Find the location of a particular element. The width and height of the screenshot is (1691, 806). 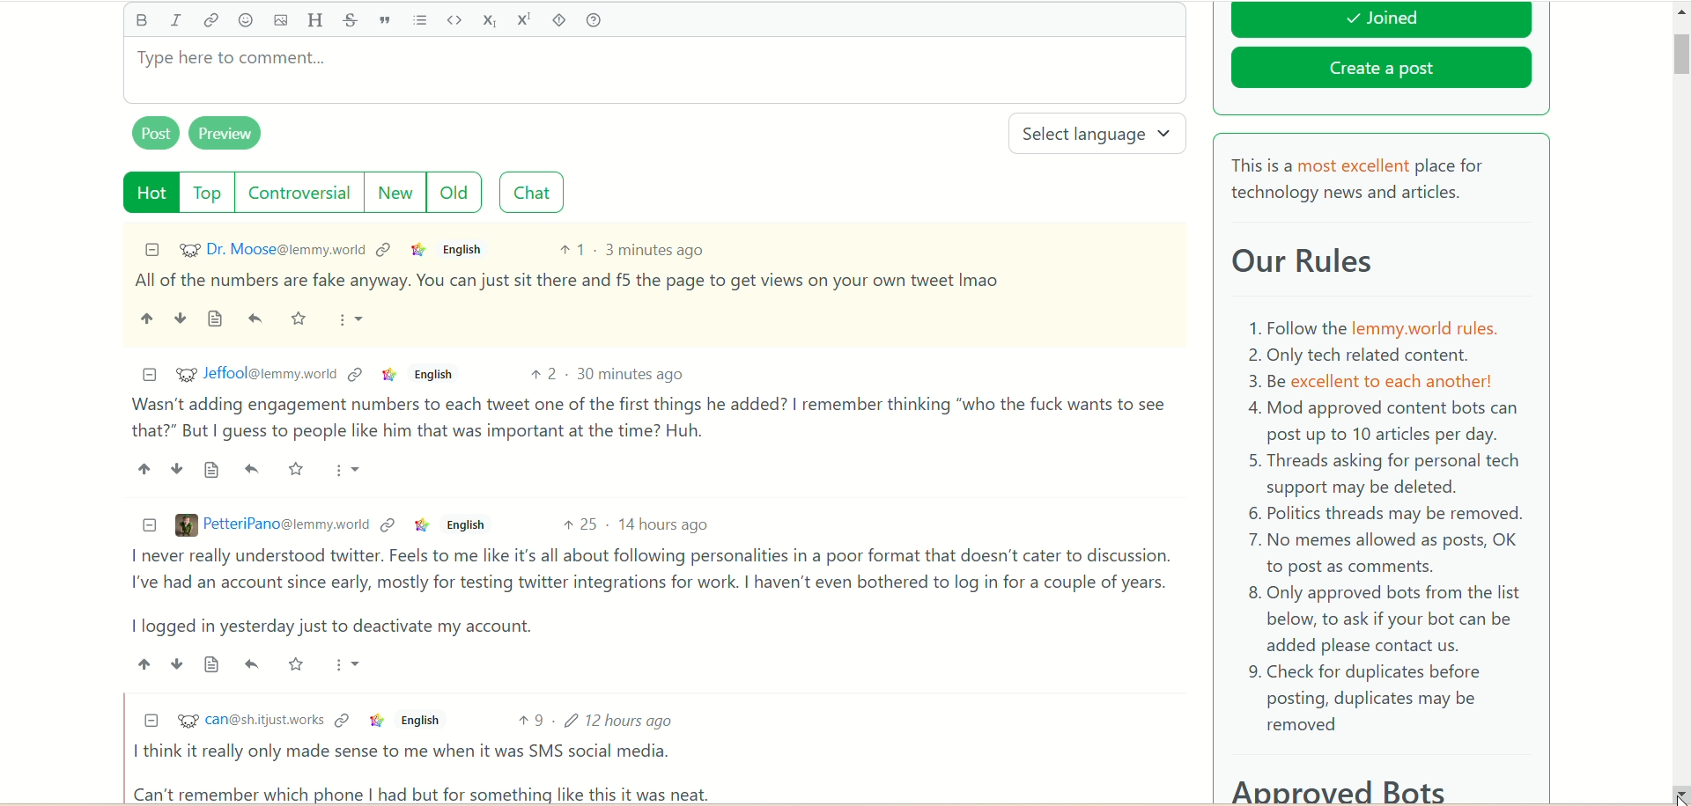

Link is located at coordinates (389, 375).